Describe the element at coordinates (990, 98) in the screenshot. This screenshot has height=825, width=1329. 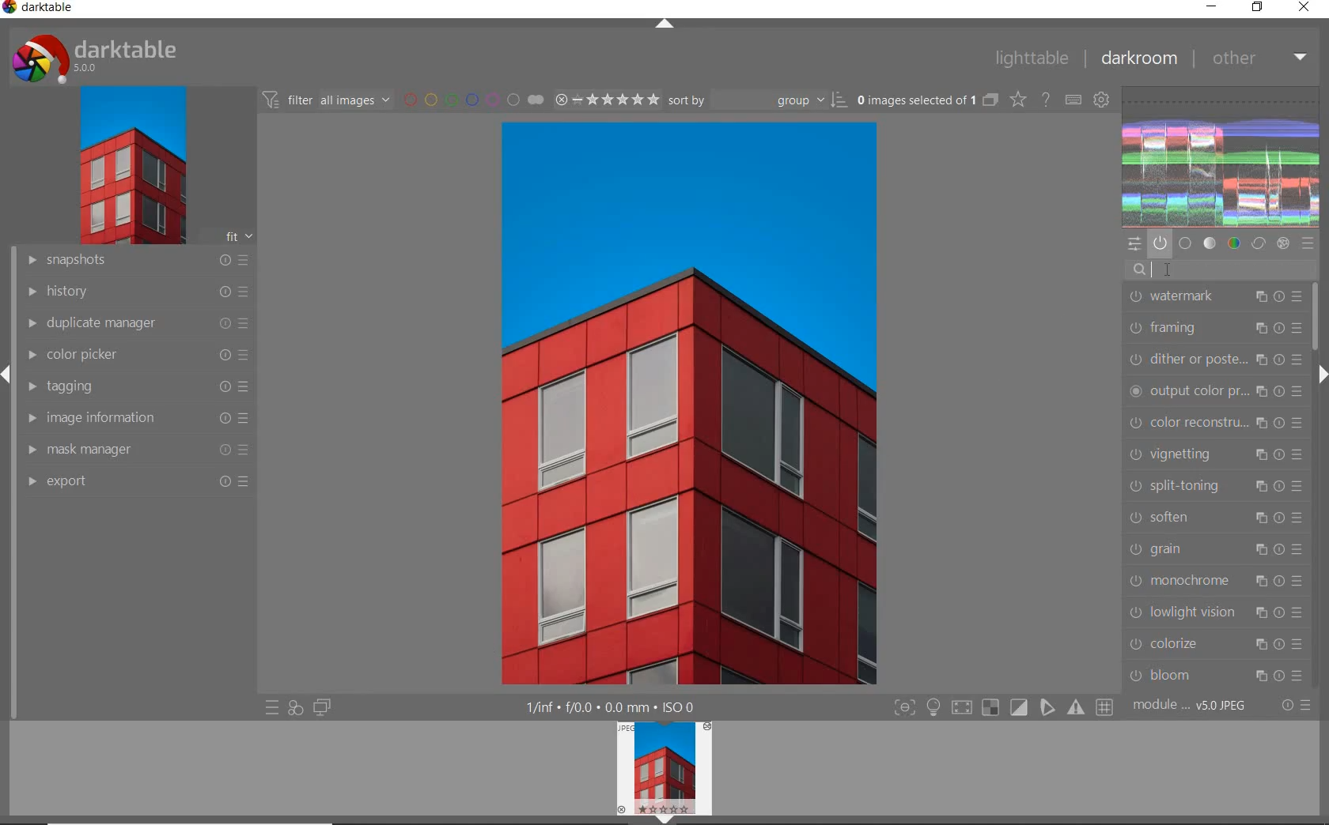
I see `collapsed grouped images` at that location.